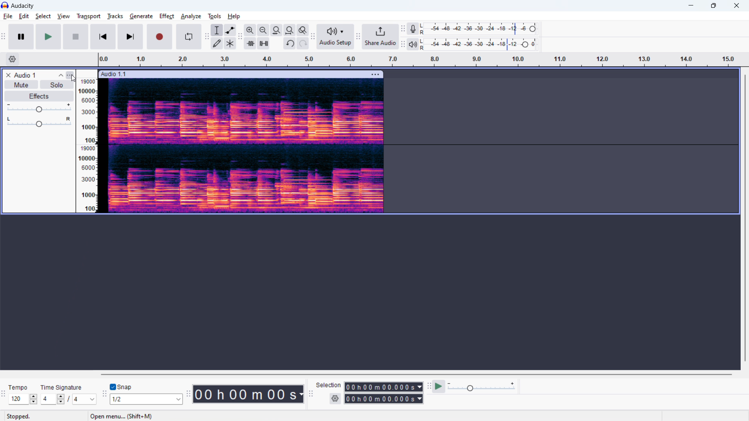 The height and width of the screenshot is (421, 749). What do you see at coordinates (264, 43) in the screenshot?
I see `silence audiio selection` at bounding box center [264, 43].